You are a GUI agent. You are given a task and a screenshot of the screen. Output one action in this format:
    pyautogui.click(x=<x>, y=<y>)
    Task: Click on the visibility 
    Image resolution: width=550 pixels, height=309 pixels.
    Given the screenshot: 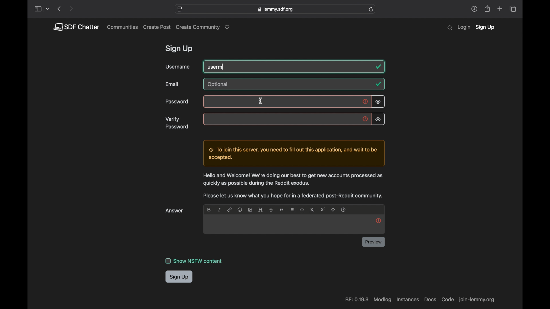 What is the action you would take?
    pyautogui.click(x=378, y=120)
    